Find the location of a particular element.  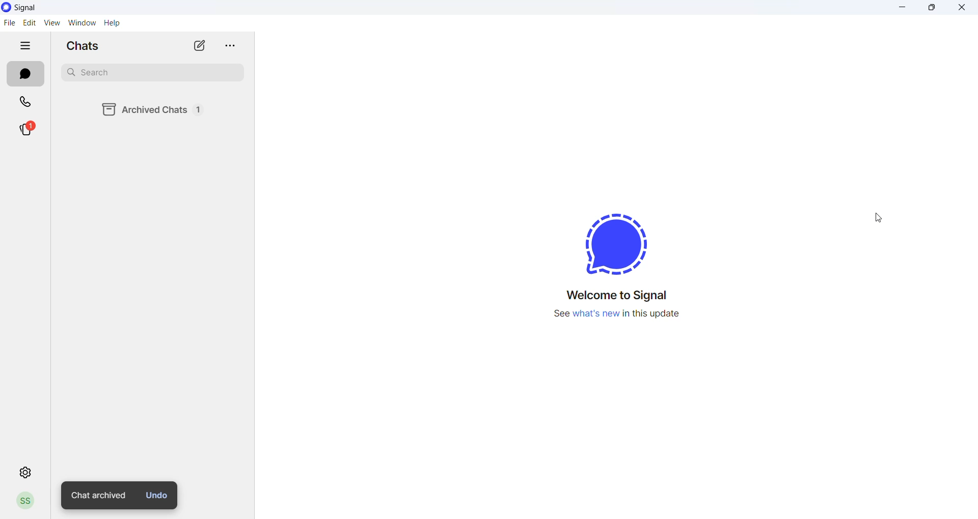

cursor is located at coordinates (878, 217).